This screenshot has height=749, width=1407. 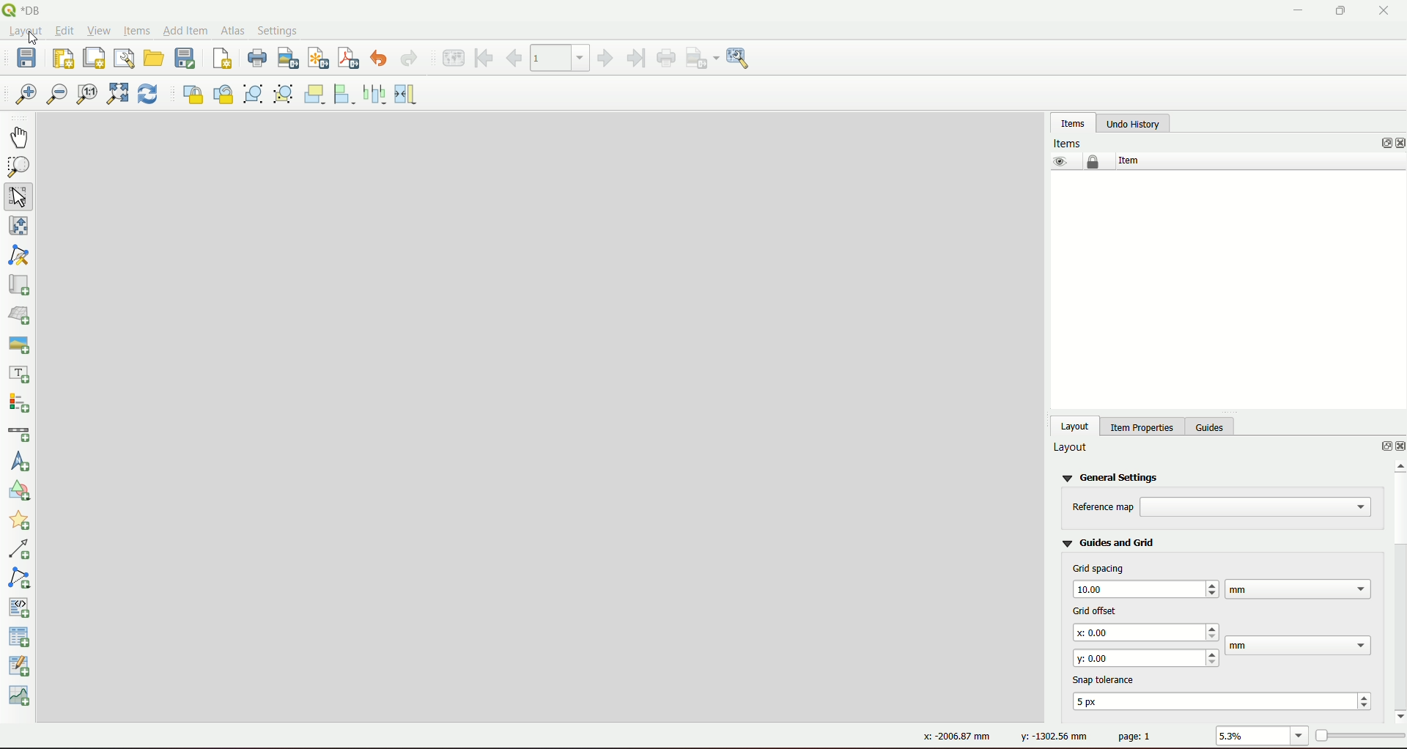 I want to click on edit nodes, so click(x=21, y=257).